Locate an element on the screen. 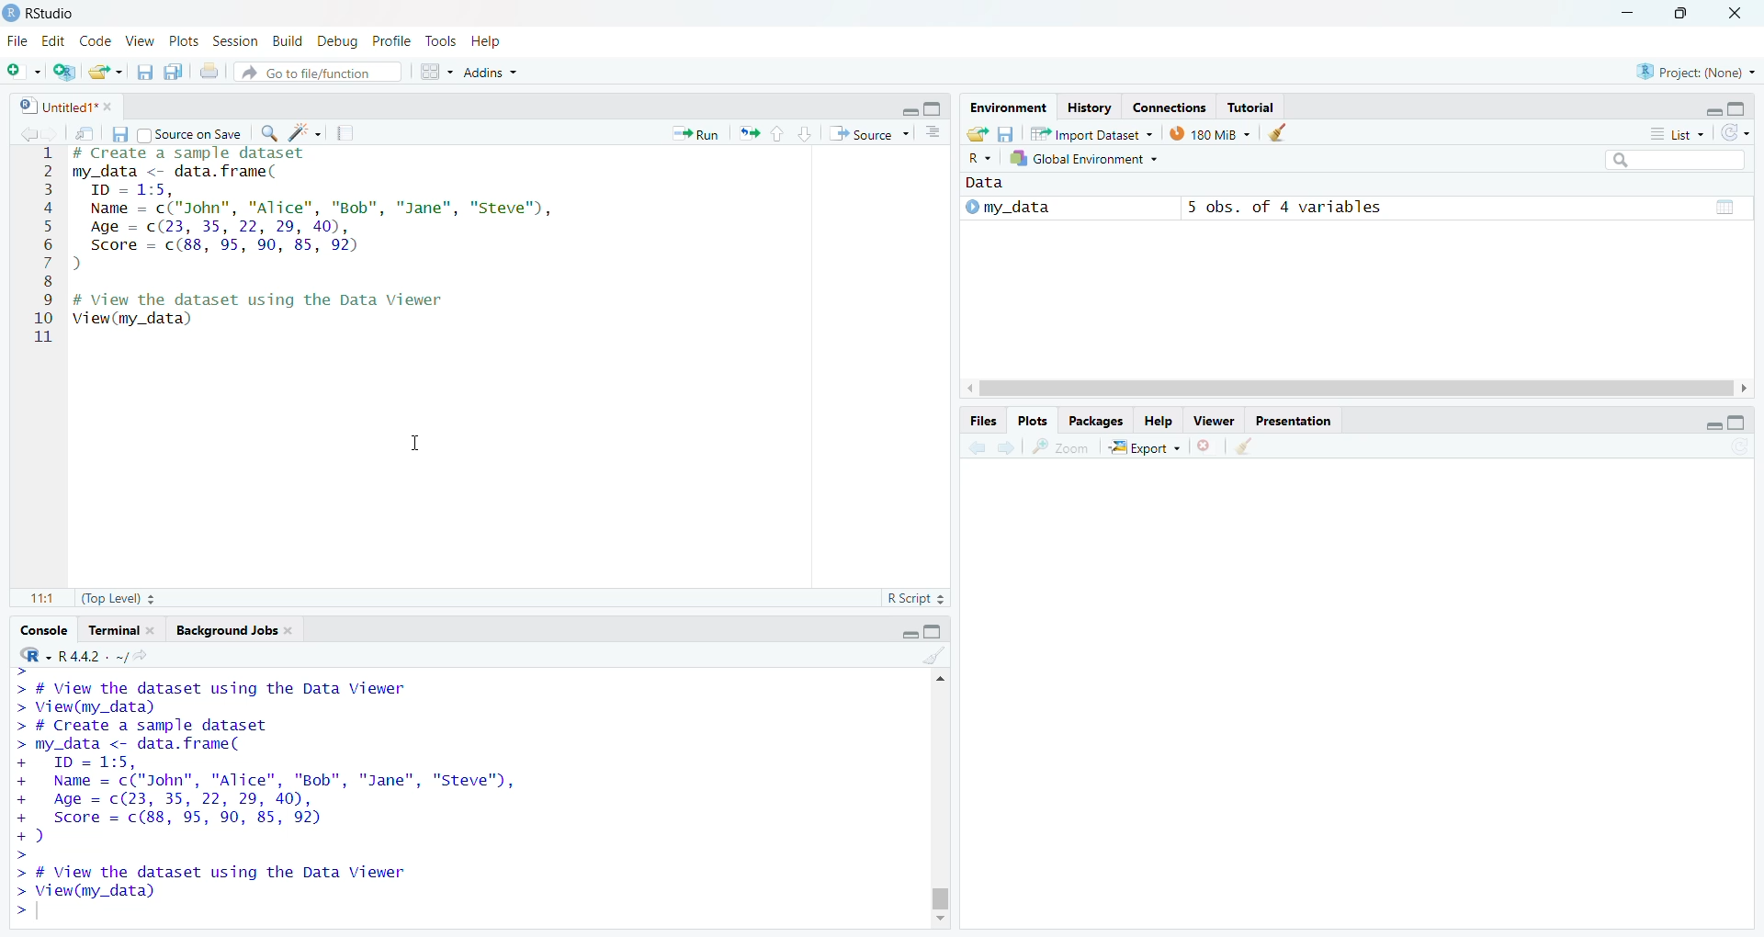 The width and height of the screenshot is (1764, 937). History is located at coordinates (1087, 109).